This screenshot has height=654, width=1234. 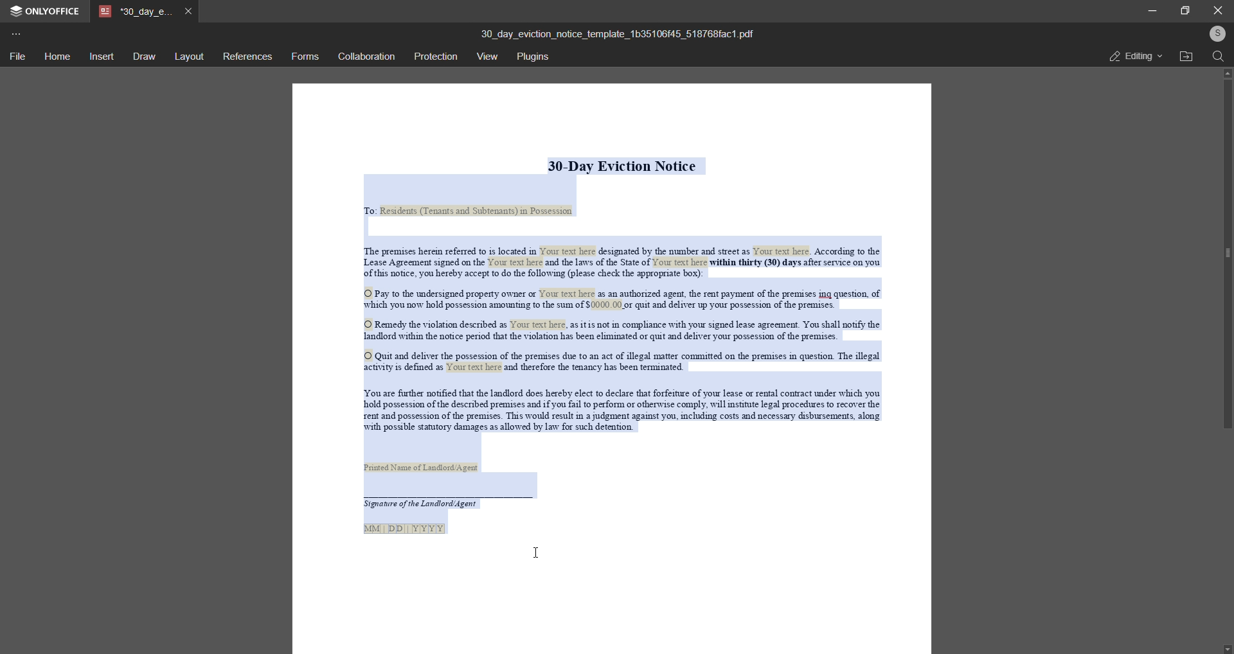 What do you see at coordinates (1216, 57) in the screenshot?
I see `search` at bounding box center [1216, 57].